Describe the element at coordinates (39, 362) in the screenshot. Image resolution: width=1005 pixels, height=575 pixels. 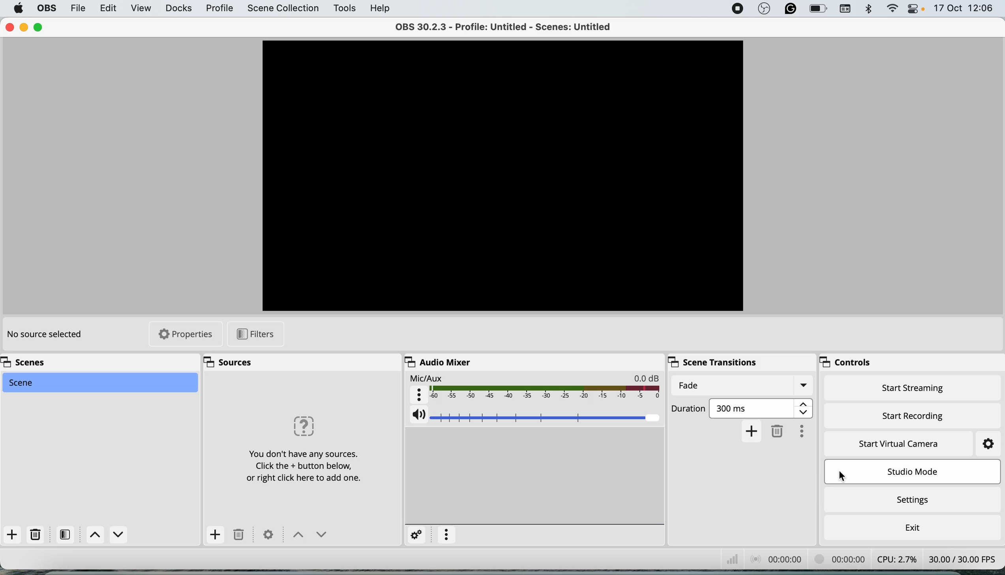
I see `scenes` at that location.